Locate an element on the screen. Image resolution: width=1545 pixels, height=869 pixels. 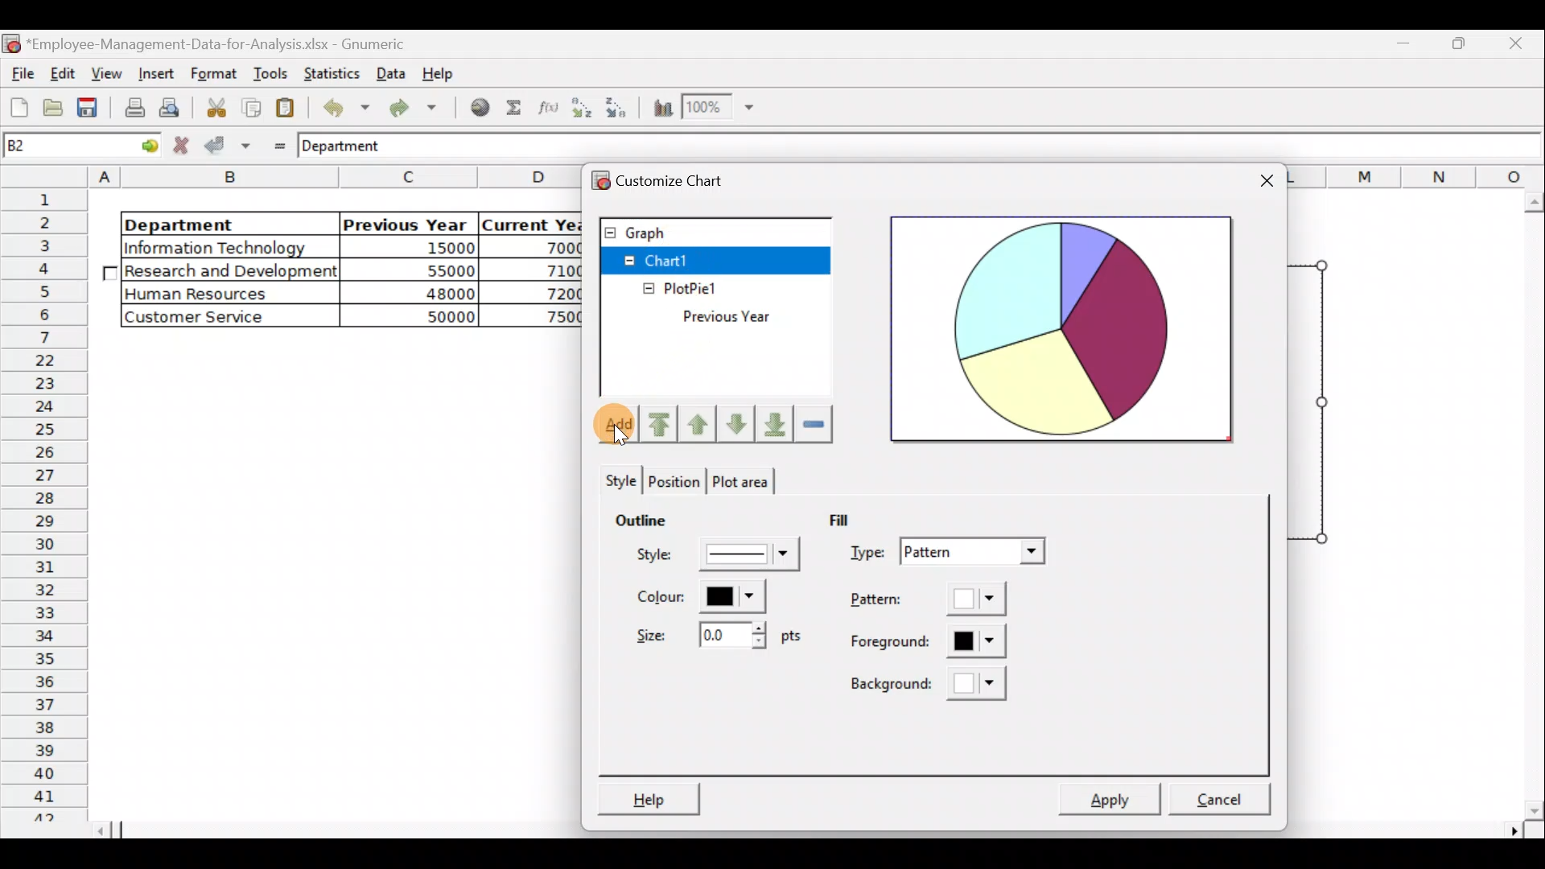
Customer Service is located at coordinates (213, 317).